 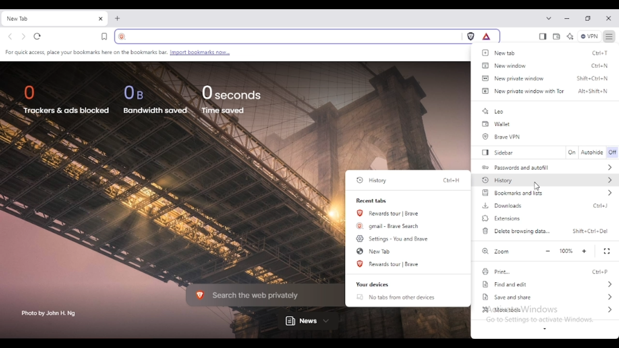 I want to click on brave shields, so click(x=471, y=36).